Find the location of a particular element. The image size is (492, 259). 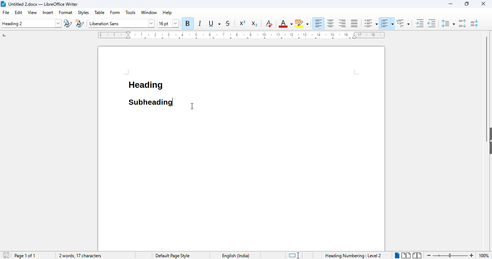

heading numbering: level 2 is located at coordinates (353, 255).